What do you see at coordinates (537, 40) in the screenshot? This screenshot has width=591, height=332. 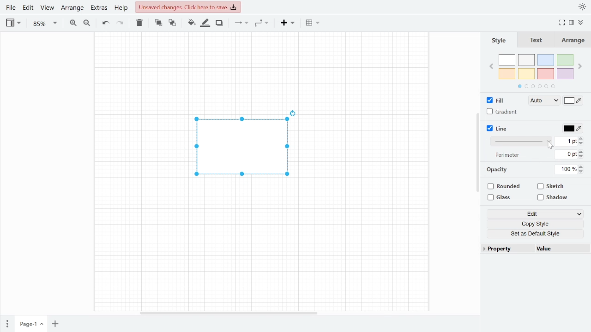 I see `text` at bounding box center [537, 40].